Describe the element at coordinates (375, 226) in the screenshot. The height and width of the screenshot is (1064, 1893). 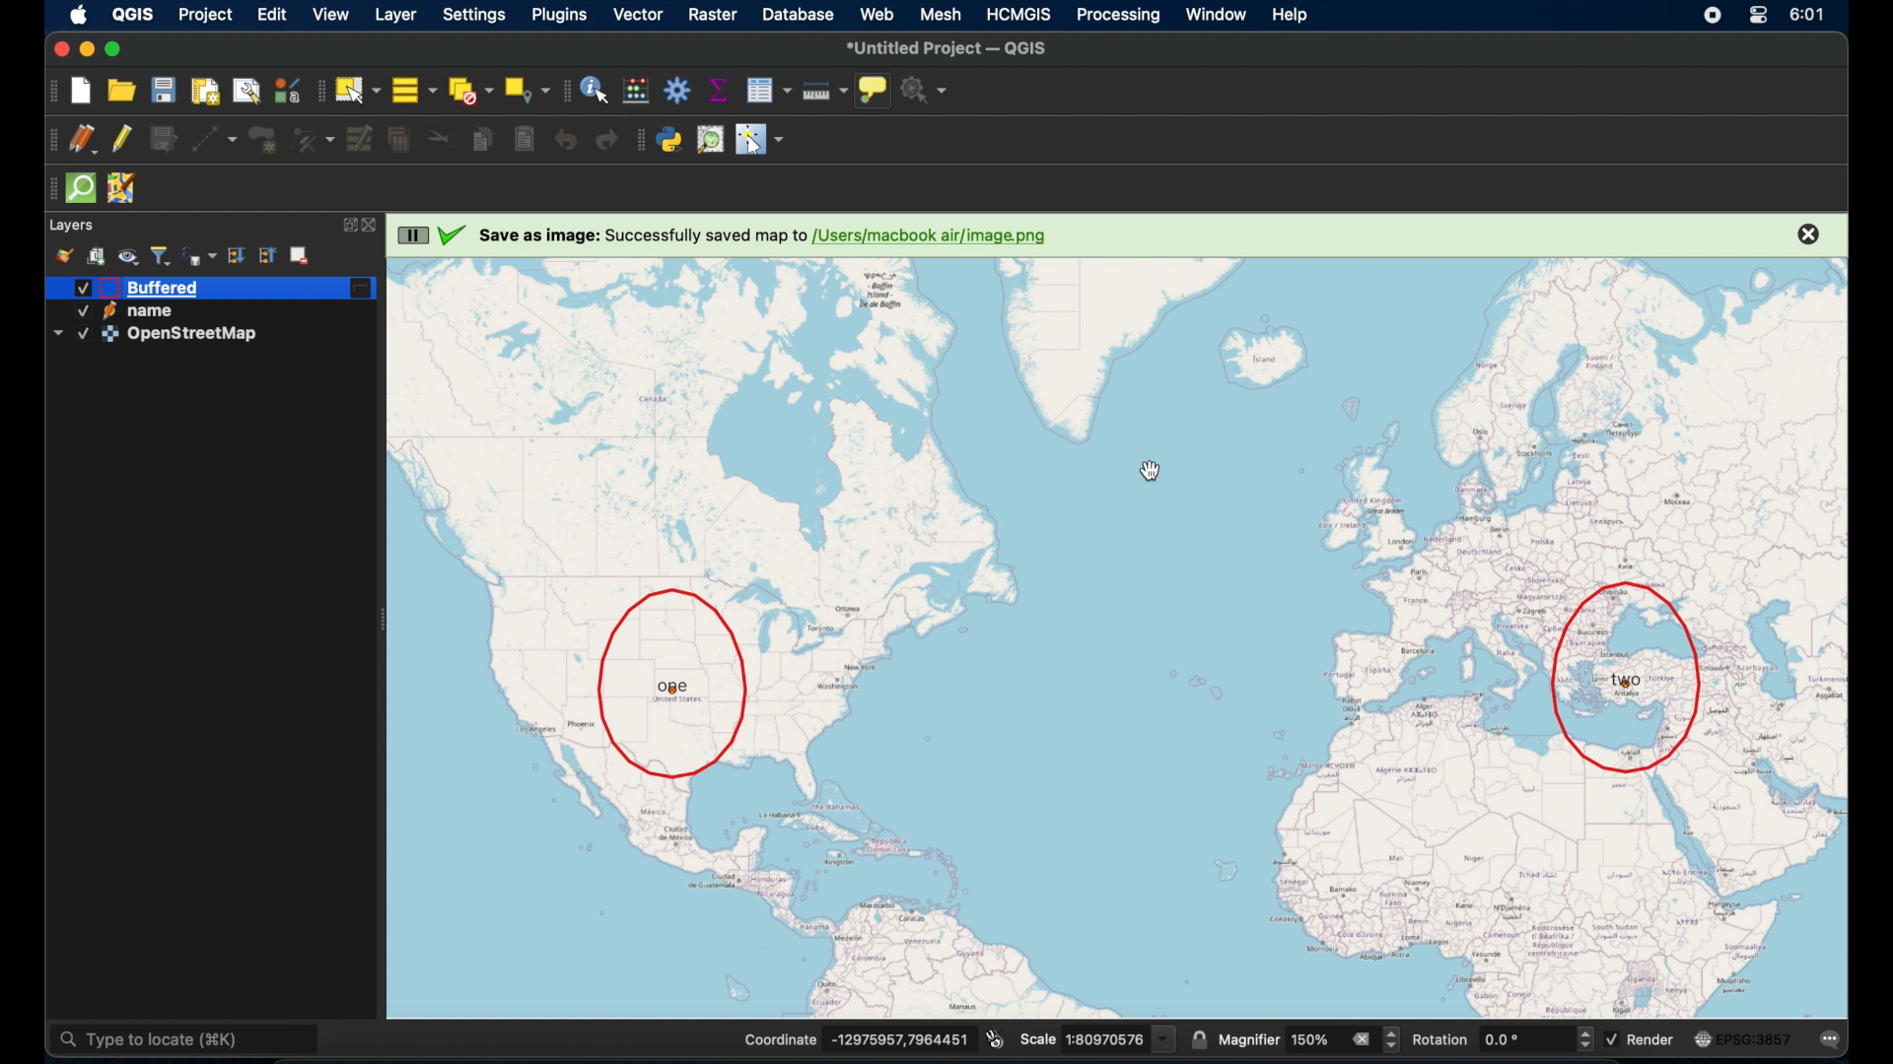
I see `close` at that location.